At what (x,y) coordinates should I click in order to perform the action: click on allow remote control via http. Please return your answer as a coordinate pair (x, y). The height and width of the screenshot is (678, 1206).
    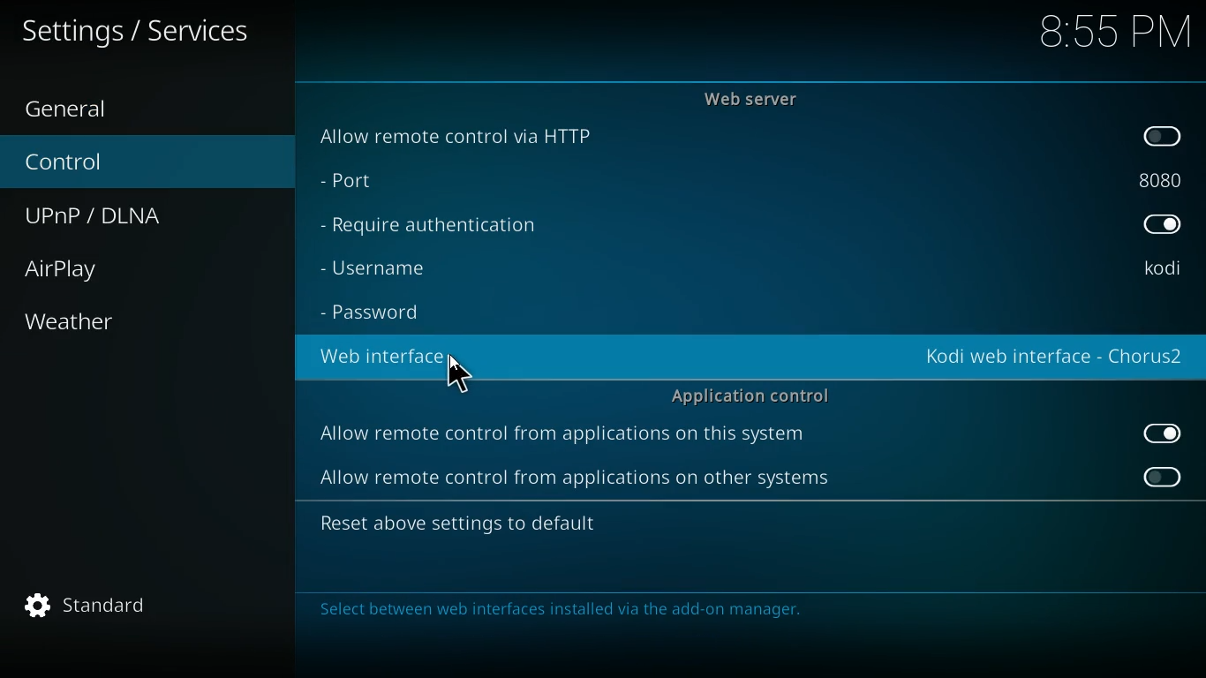
    Looking at the image, I should click on (467, 135).